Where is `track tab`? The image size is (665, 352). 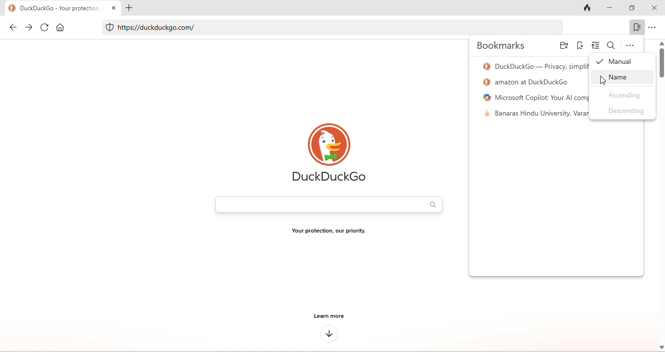
track tab is located at coordinates (587, 9).